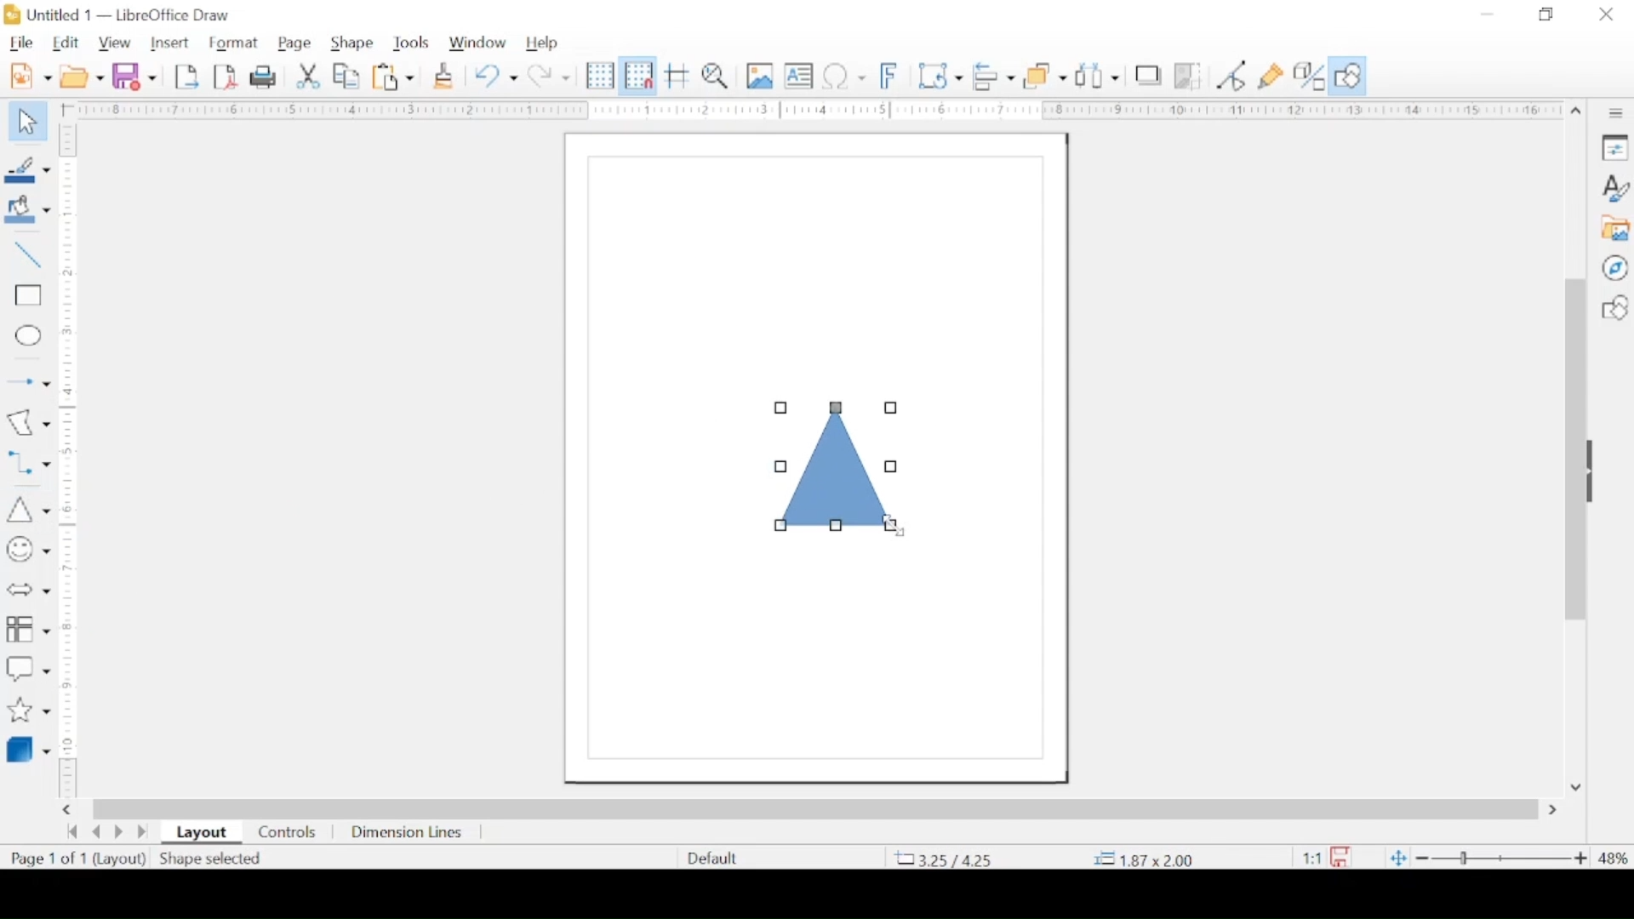 The height and width of the screenshot is (919, 1634). What do you see at coordinates (1607, 14) in the screenshot?
I see `close` at bounding box center [1607, 14].